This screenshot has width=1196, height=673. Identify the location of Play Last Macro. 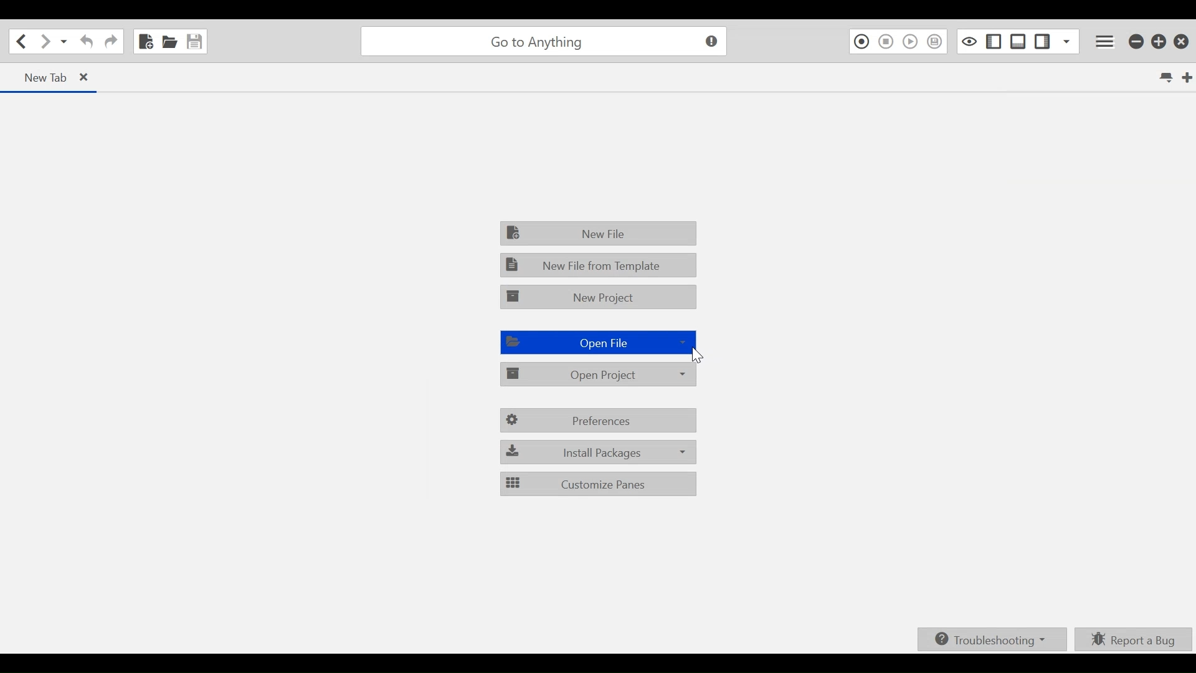
(910, 41).